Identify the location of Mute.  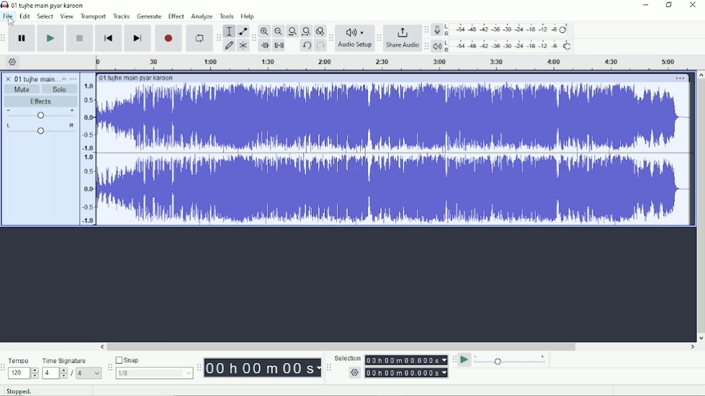
(21, 90).